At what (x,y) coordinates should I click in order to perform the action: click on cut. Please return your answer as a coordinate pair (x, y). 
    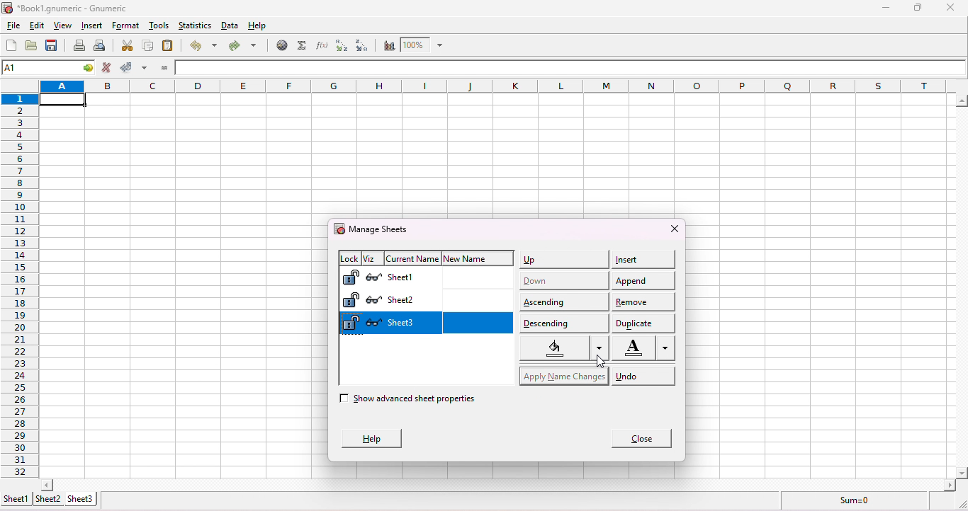
    Looking at the image, I should click on (126, 46).